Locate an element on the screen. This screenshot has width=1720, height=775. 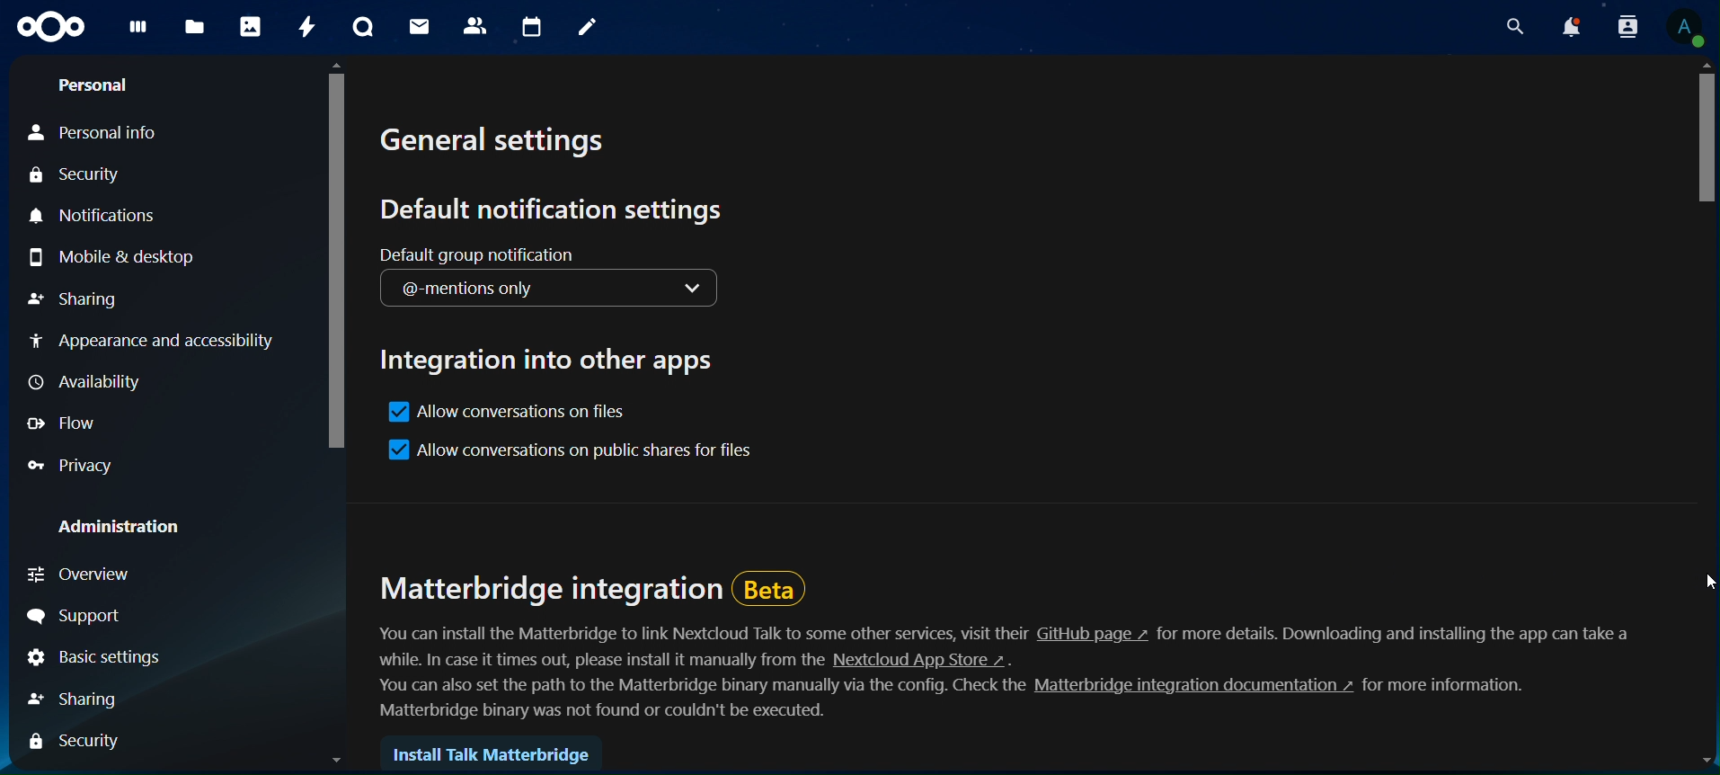
Cursor is located at coordinates (1706, 582).